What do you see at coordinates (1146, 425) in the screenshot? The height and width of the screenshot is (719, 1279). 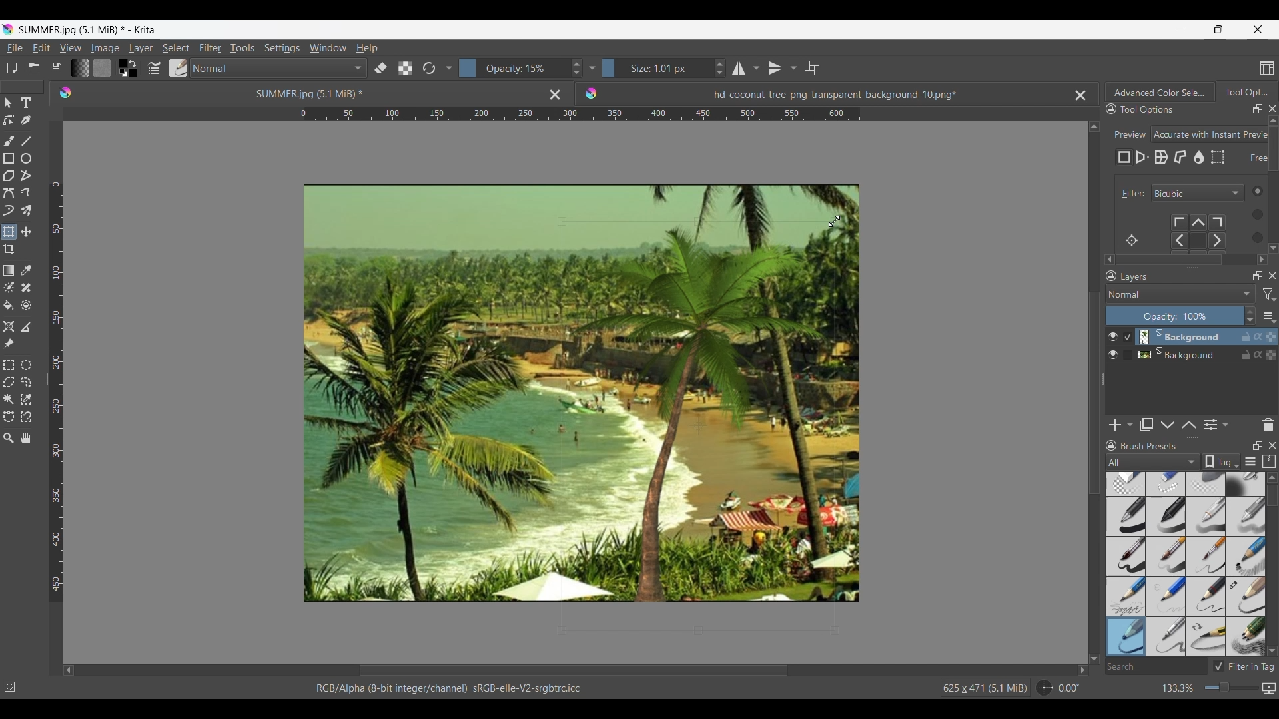 I see `Duplicate layer/mask` at bounding box center [1146, 425].